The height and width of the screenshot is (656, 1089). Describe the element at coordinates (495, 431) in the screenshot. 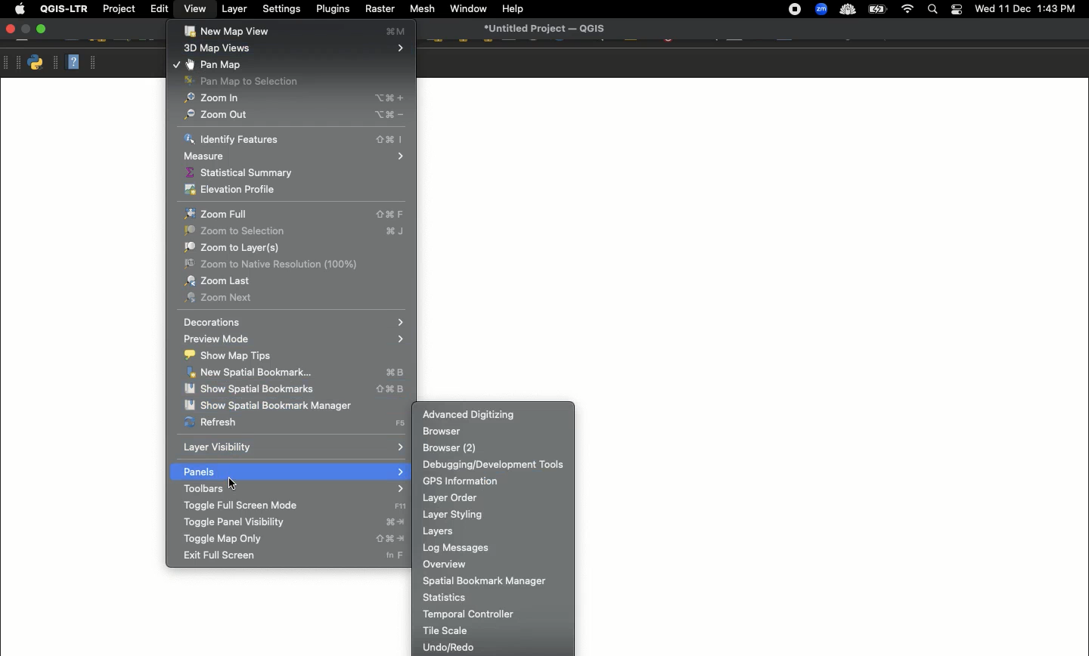

I see `Browser` at that location.